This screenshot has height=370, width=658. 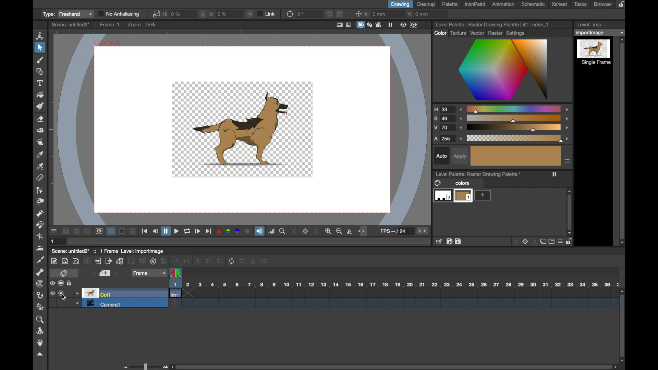 I want to click on forward, so click(x=209, y=232).